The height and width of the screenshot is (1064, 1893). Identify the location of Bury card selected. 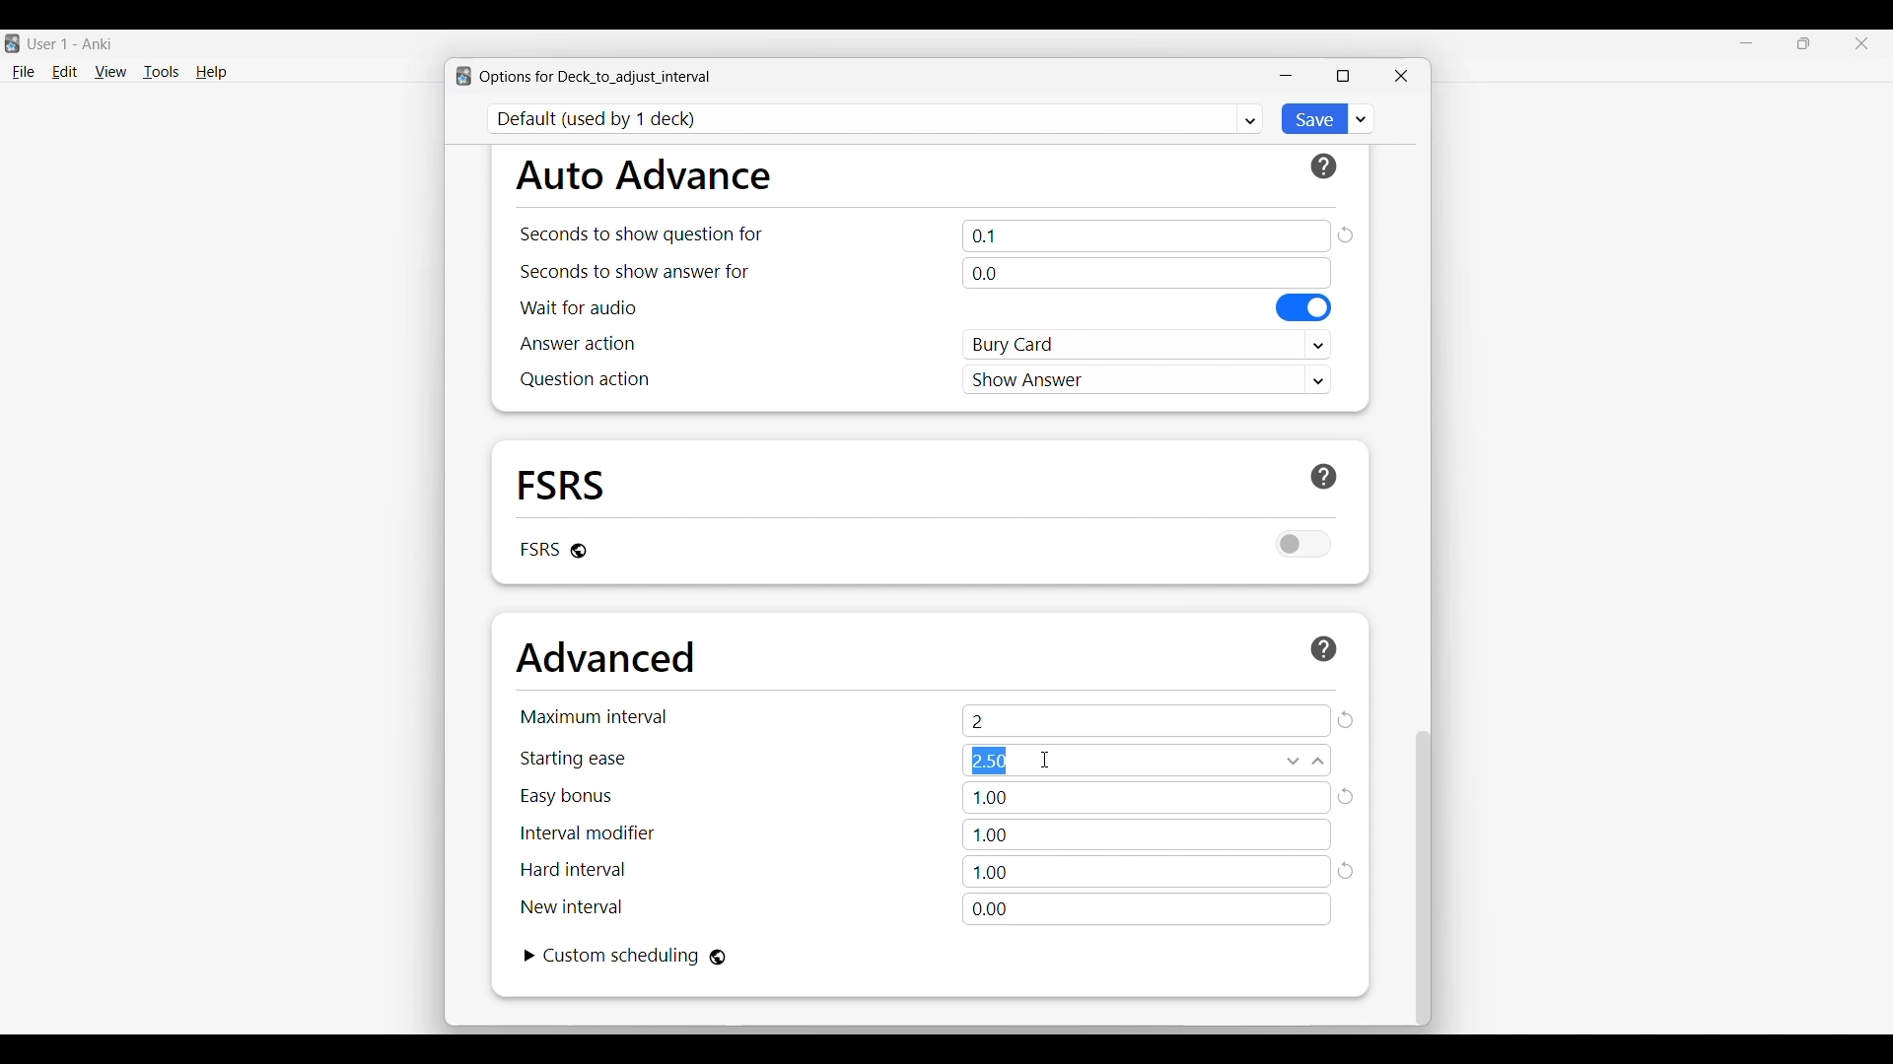
(1148, 345).